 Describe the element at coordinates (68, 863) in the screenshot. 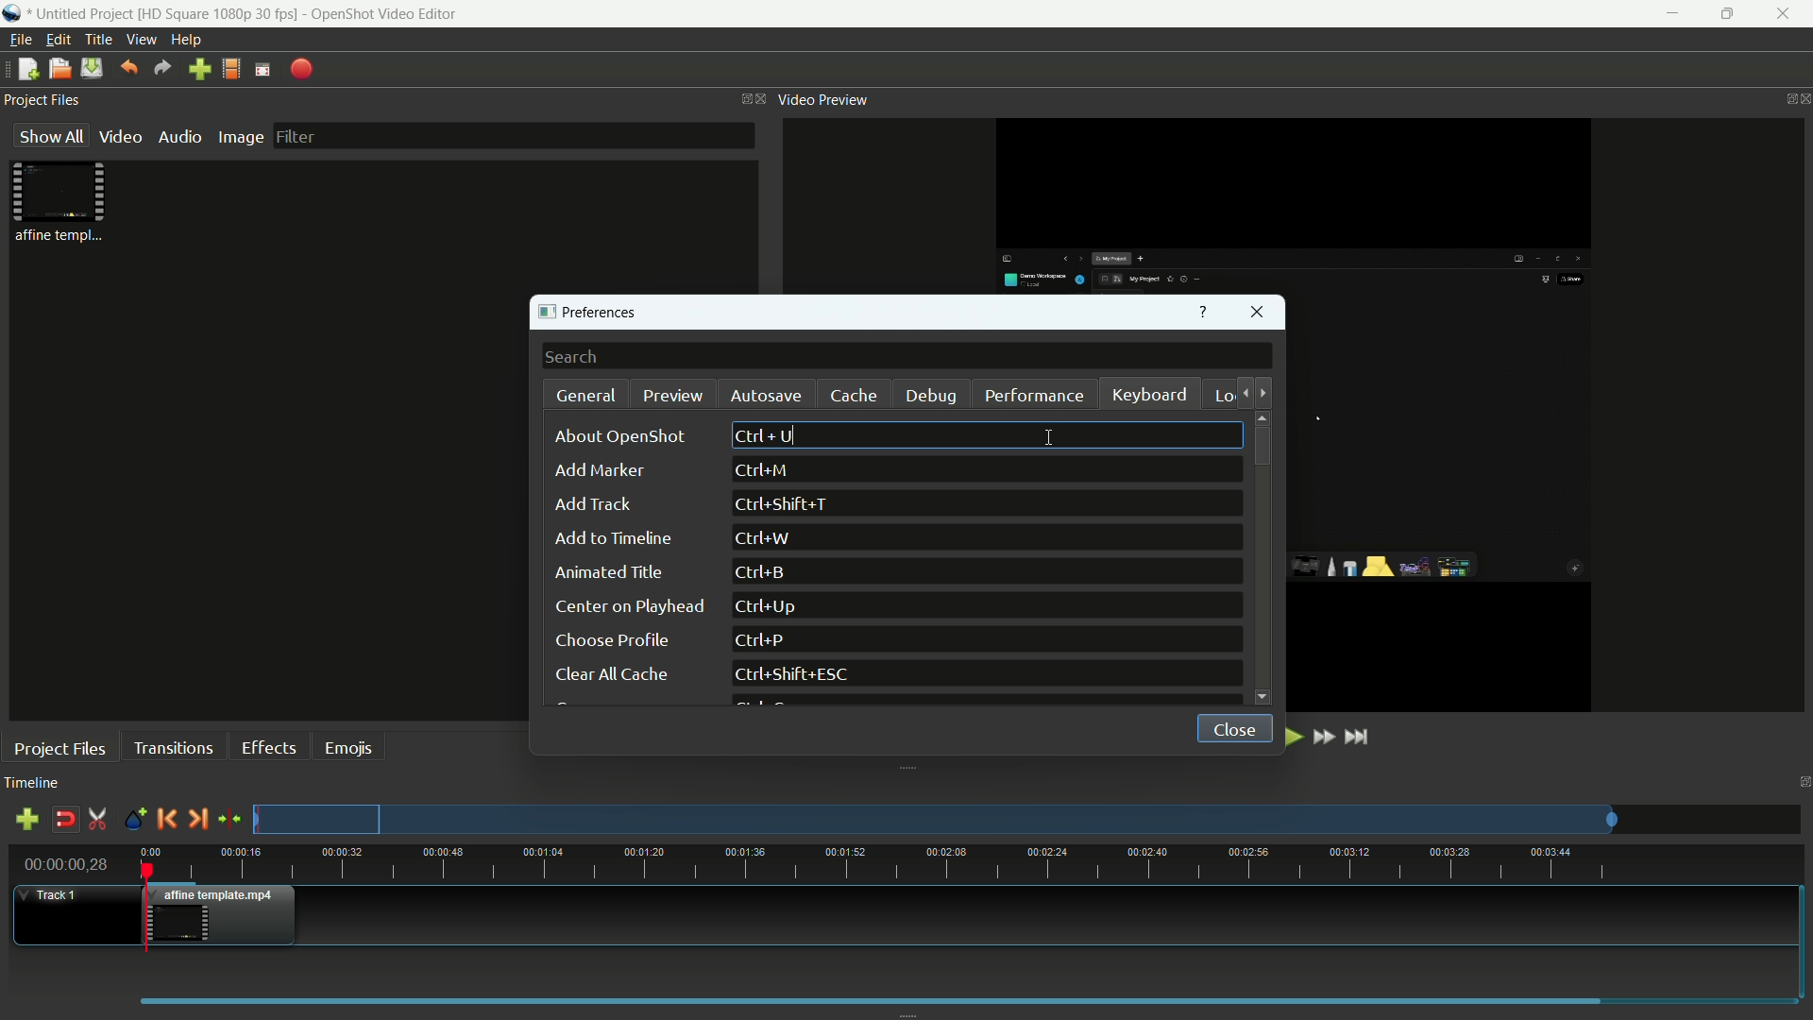

I see `current time` at that location.